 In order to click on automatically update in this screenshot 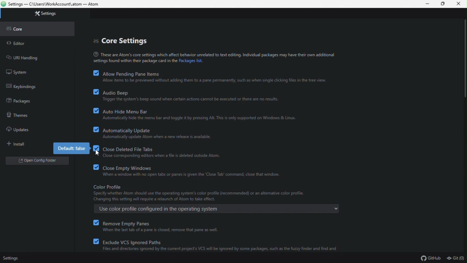, I will do `click(159, 133)`.